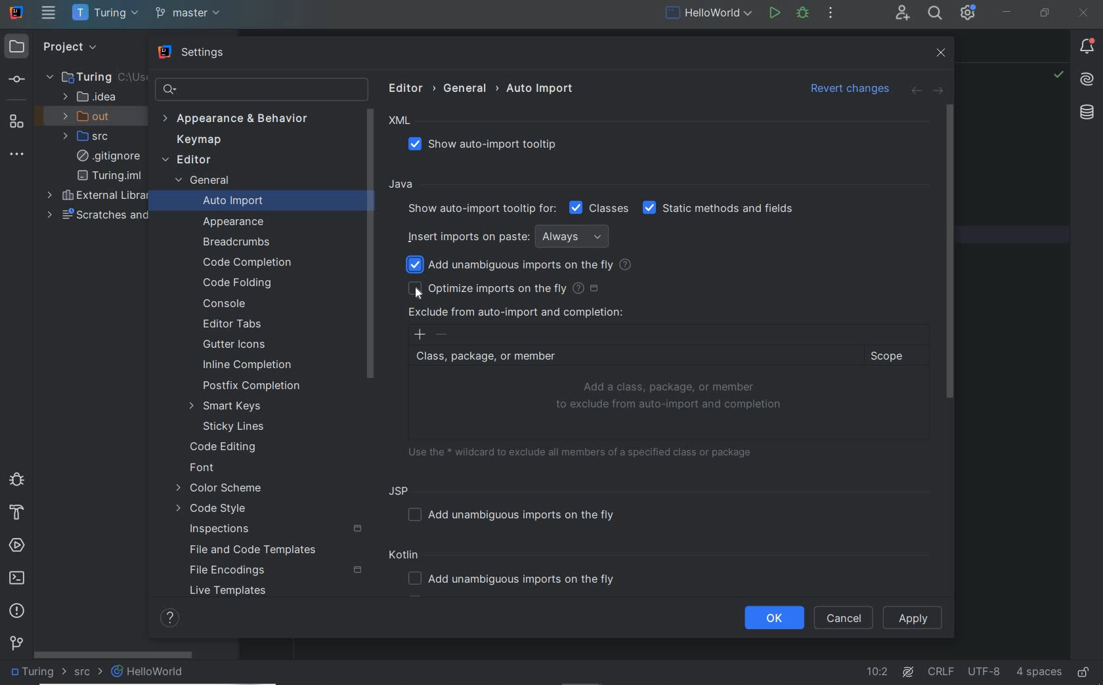 The width and height of the screenshot is (1103, 685). What do you see at coordinates (230, 406) in the screenshot?
I see `SMART KEYS` at bounding box center [230, 406].